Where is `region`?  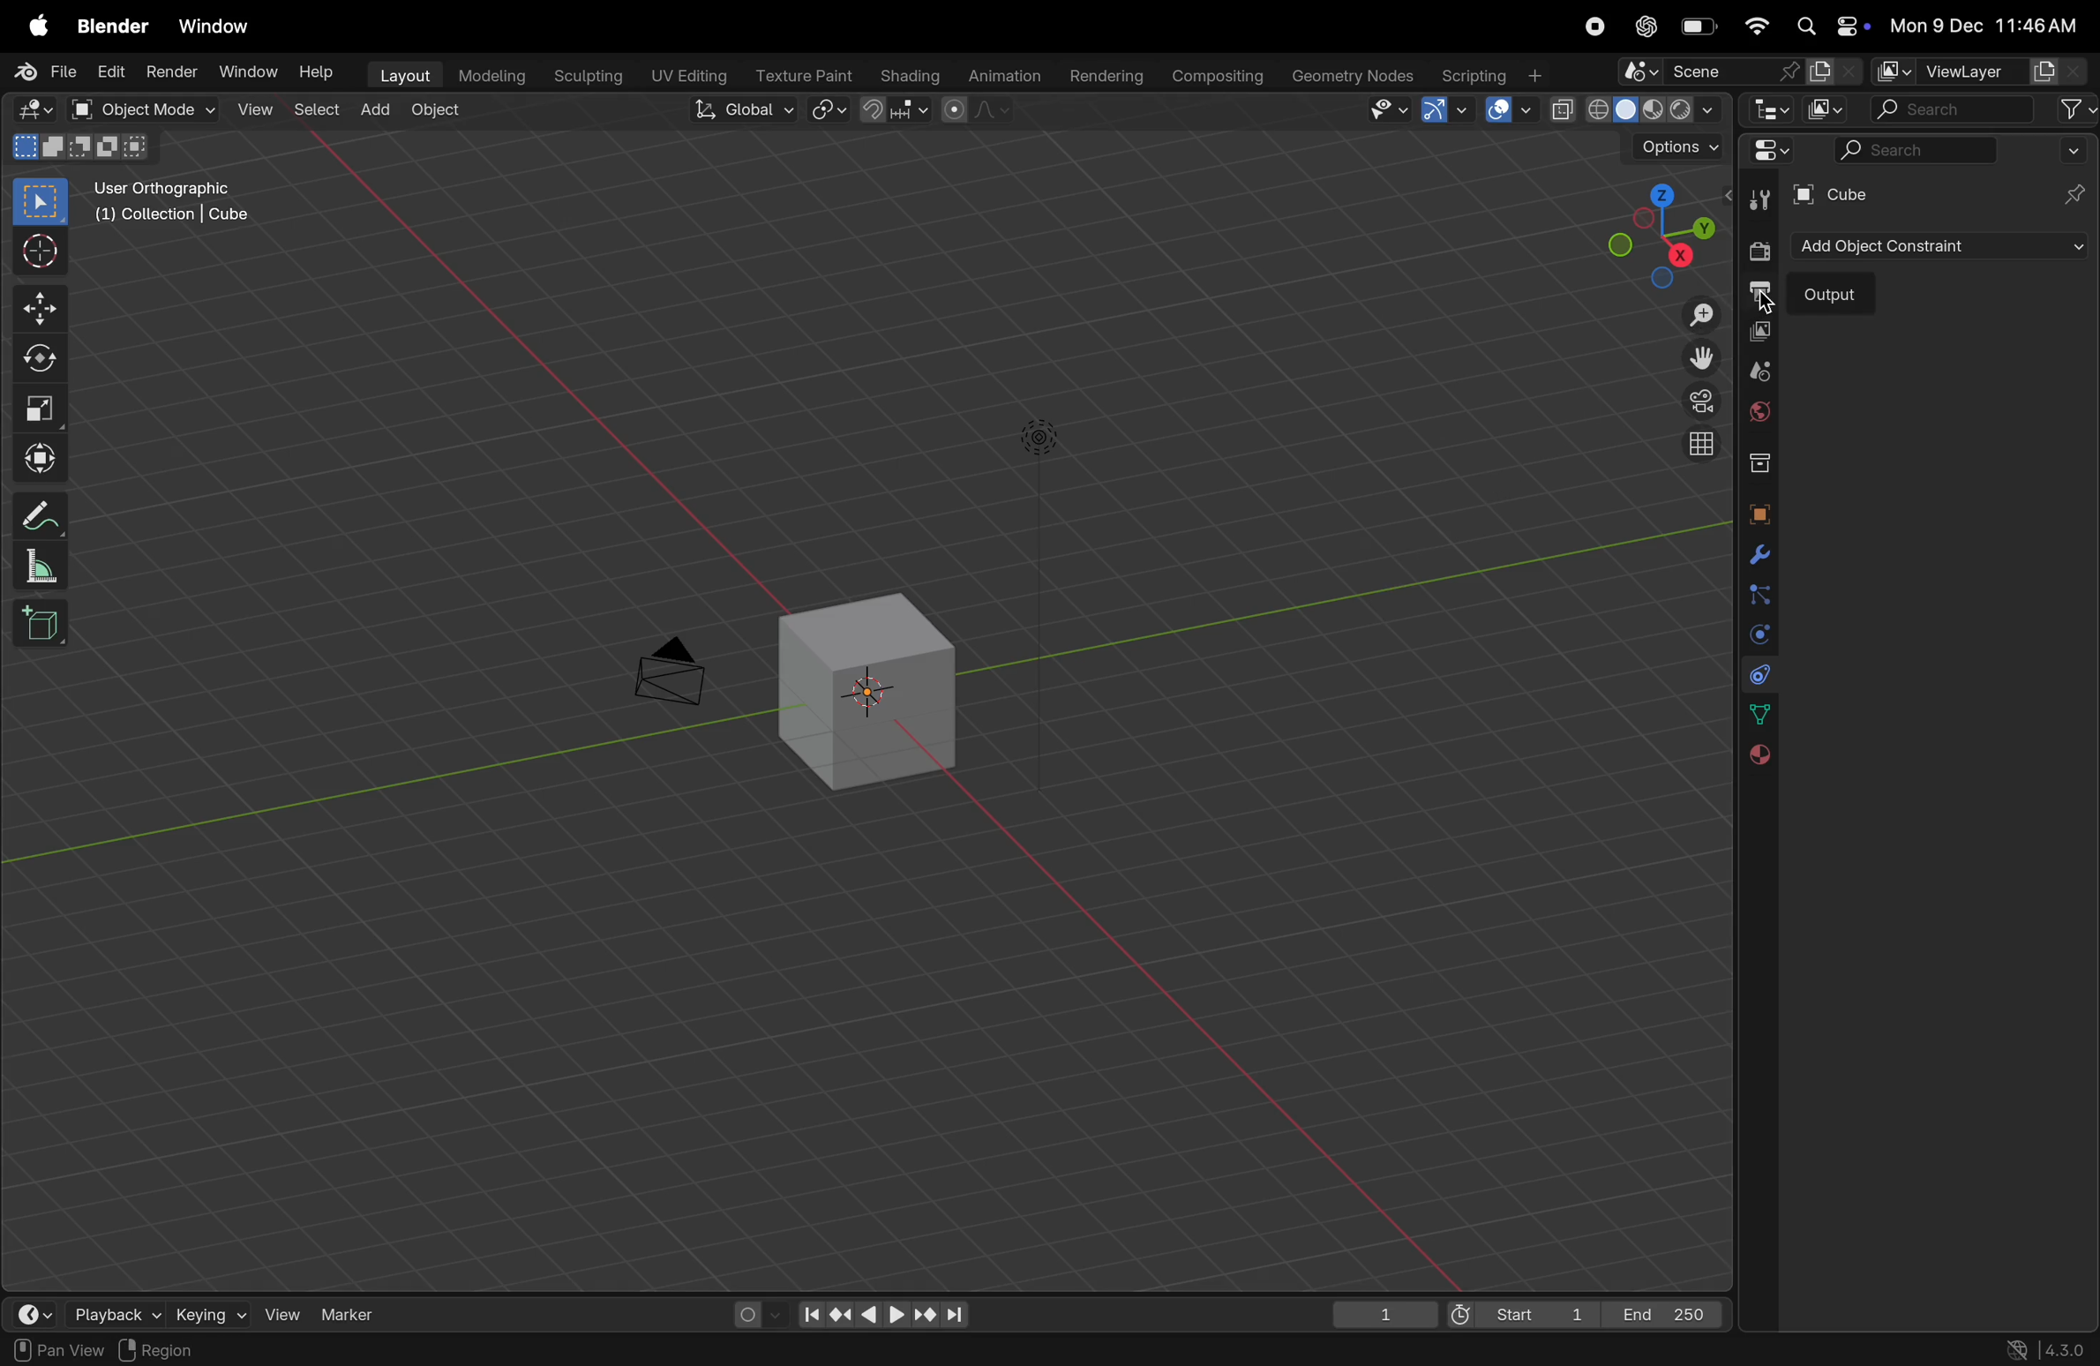 region is located at coordinates (177, 1350).